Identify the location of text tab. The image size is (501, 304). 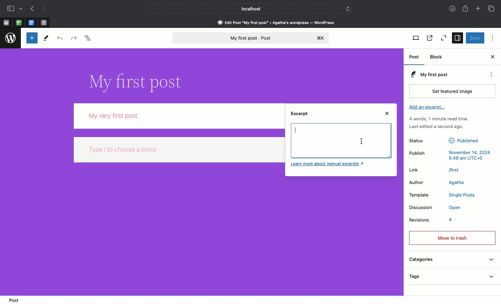
(44, 21).